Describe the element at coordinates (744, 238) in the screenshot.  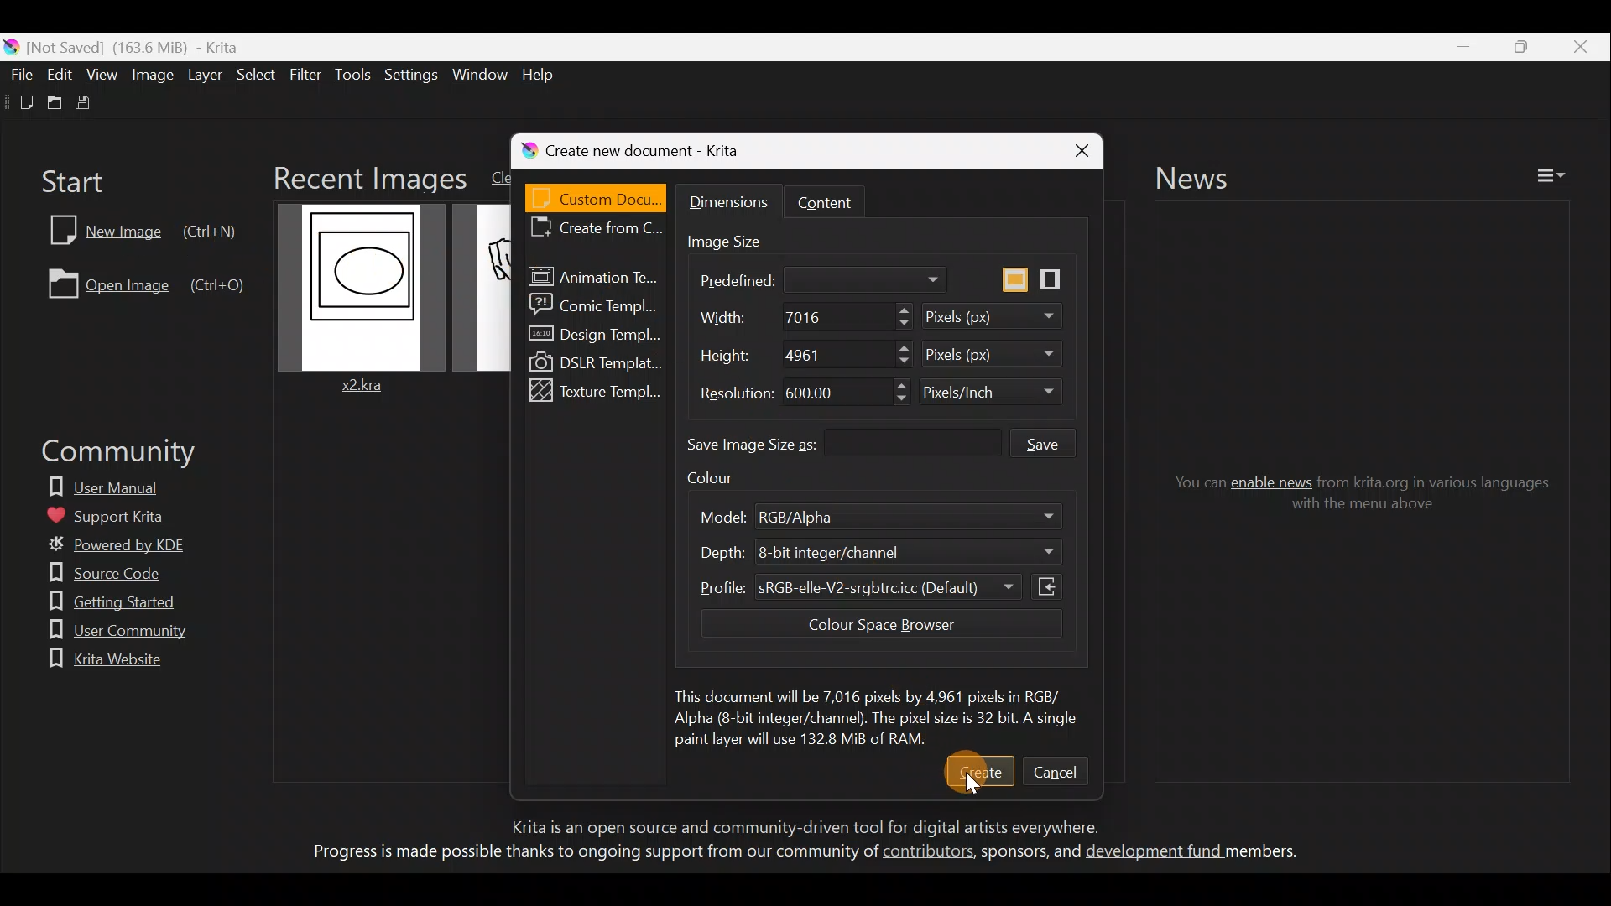
I see `Image size` at that location.